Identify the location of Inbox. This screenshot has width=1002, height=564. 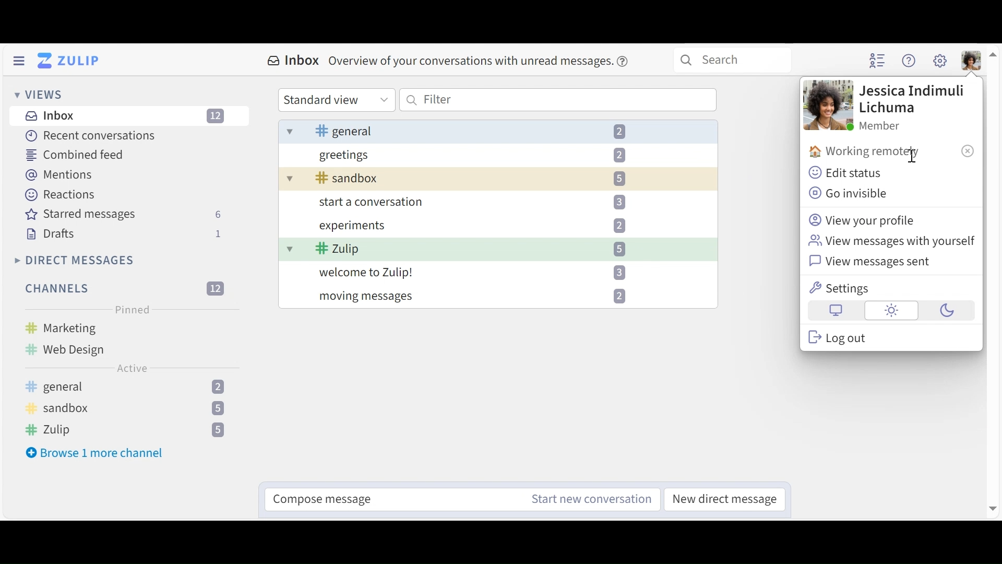
(451, 63).